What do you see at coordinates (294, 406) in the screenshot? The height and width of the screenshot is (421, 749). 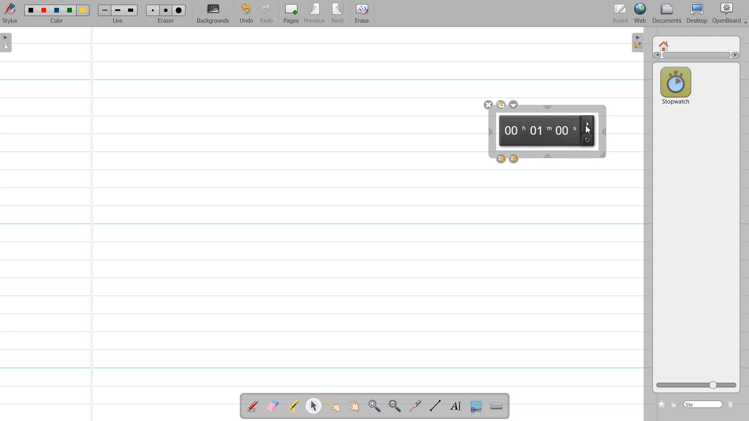 I see `Highlight` at bounding box center [294, 406].